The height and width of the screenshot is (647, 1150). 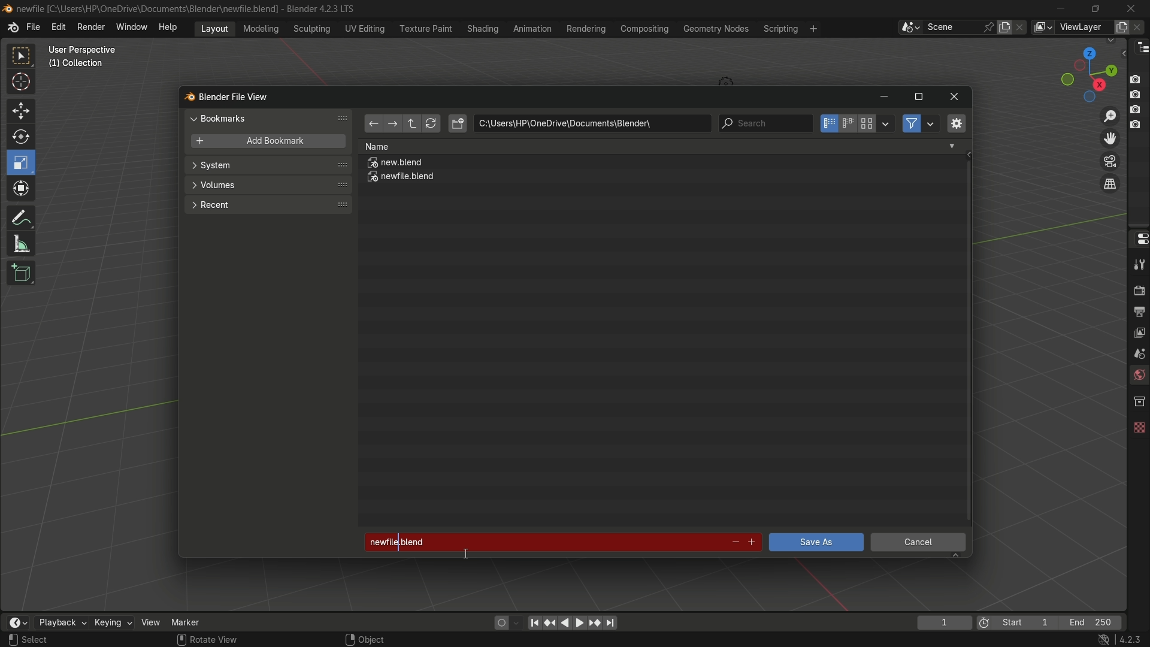 I want to click on add workspace, so click(x=812, y=28).